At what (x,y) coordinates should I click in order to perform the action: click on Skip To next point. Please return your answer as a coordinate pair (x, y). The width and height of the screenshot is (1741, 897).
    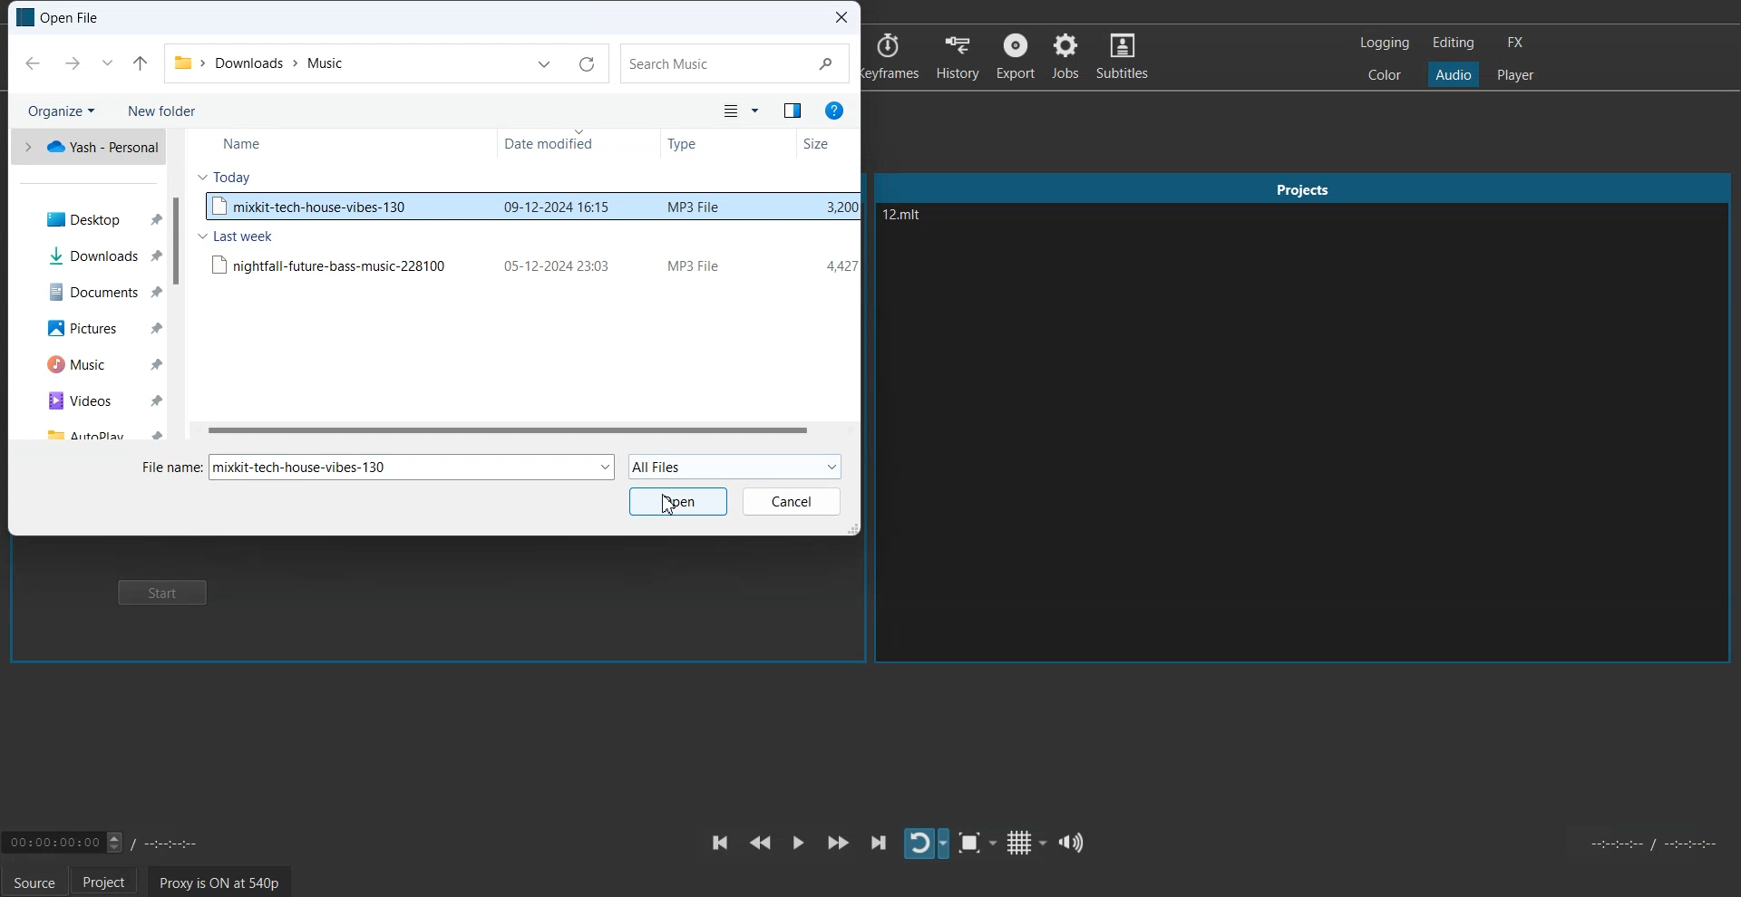
    Looking at the image, I should click on (880, 842).